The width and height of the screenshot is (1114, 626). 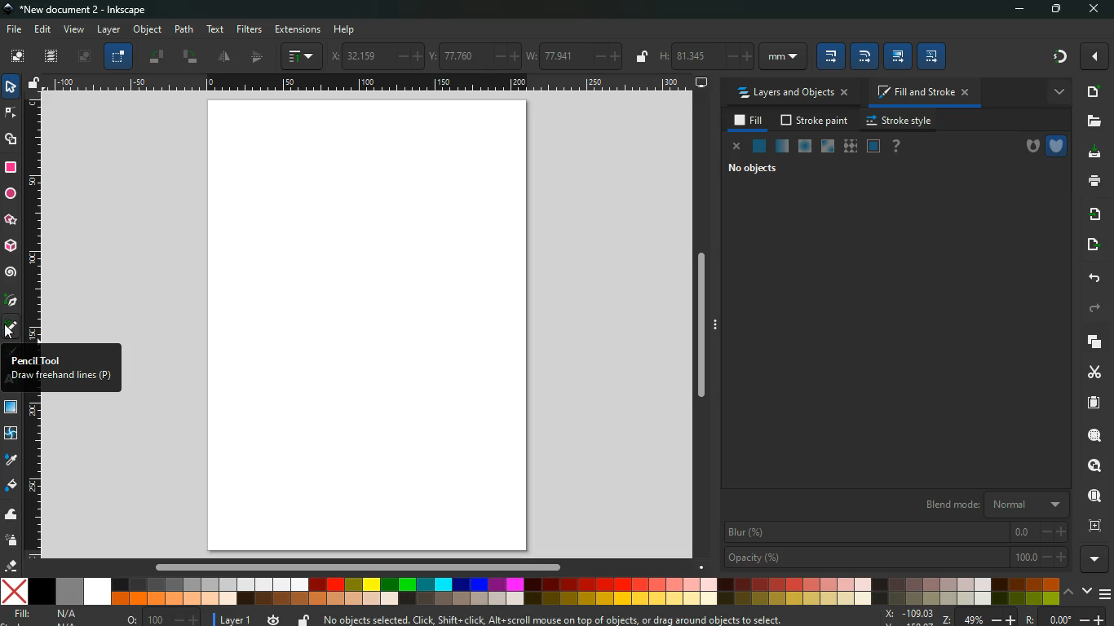 What do you see at coordinates (216, 29) in the screenshot?
I see `text` at bounding box center [216, 29].